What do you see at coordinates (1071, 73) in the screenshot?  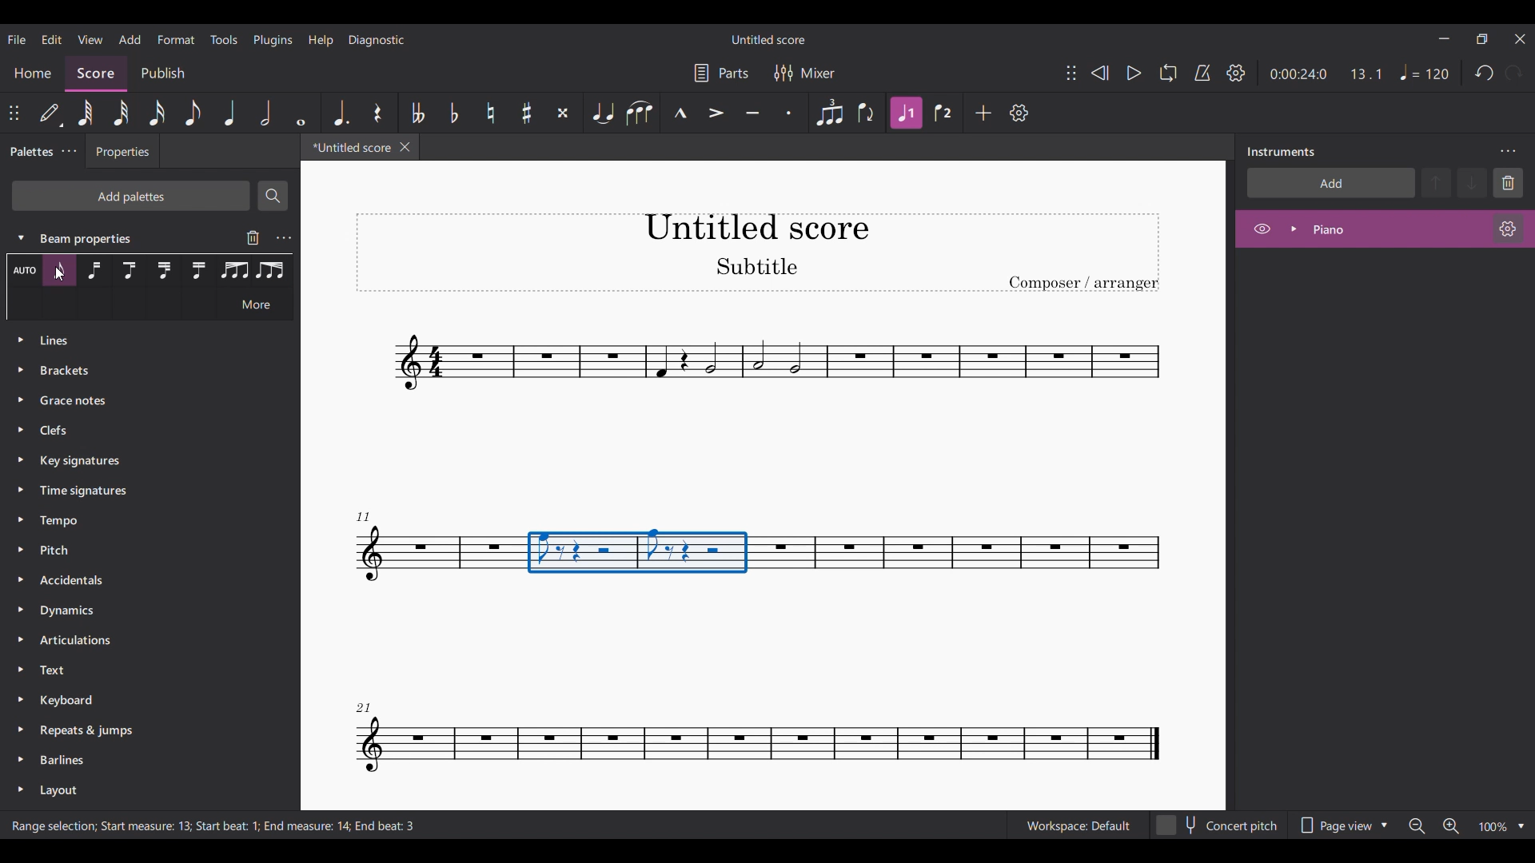 I see `Change position of toolbar` at bounding box center [1071, 73].